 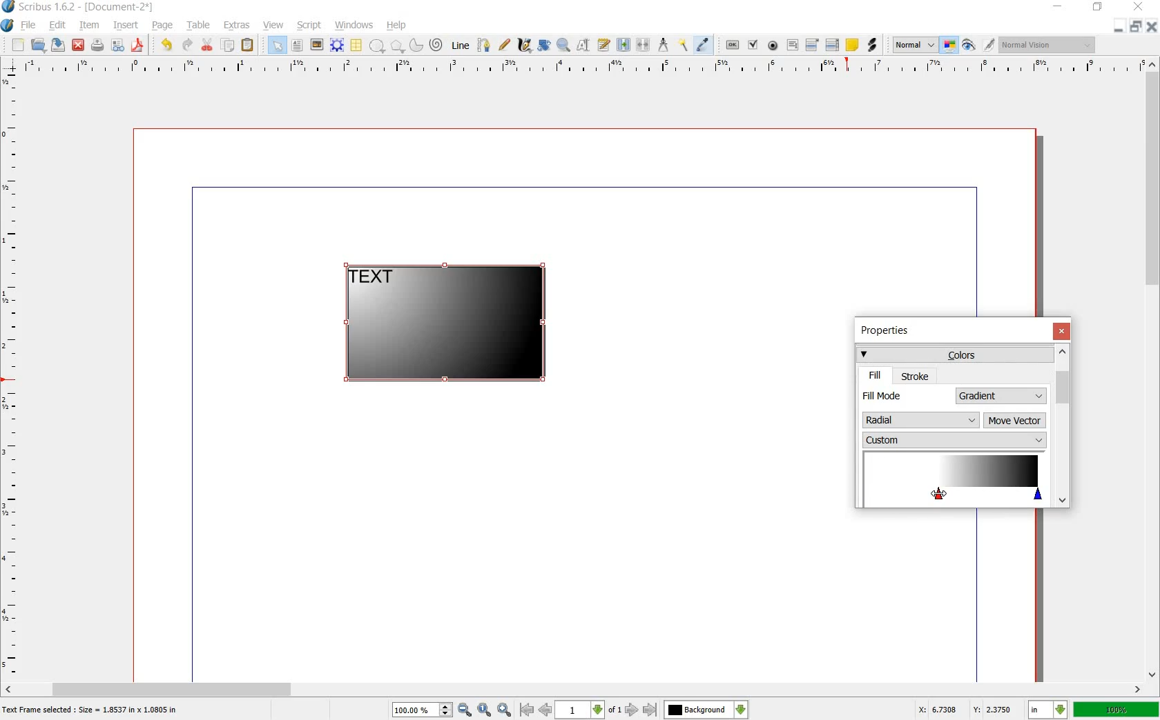 What do you see at coordinates (30, 26) in the screenshot?
I see `file` at bounding box center [30, 26].